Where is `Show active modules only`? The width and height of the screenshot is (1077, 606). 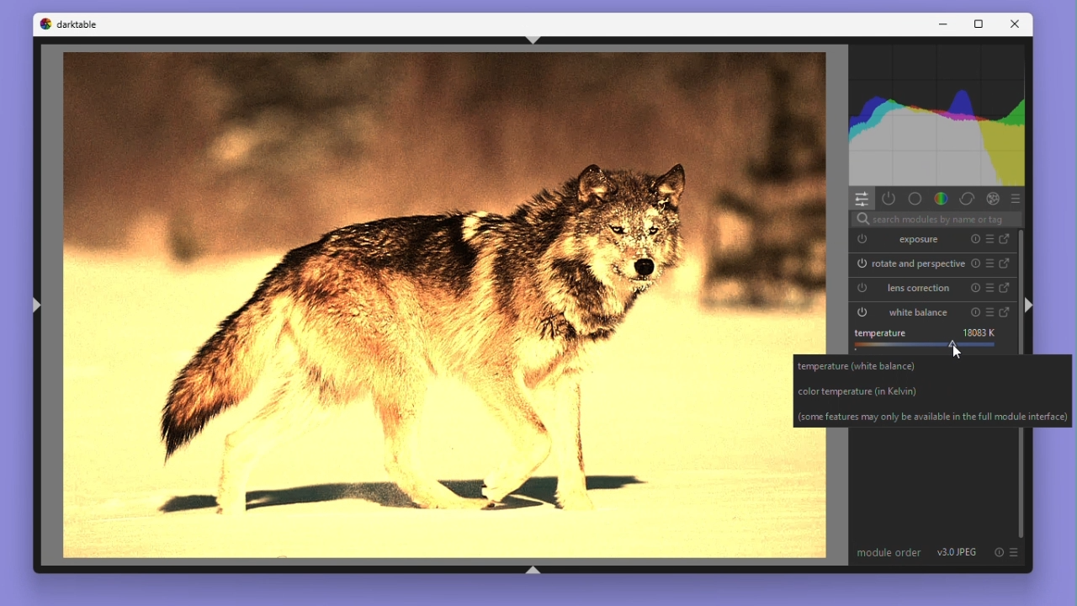 Show active modules only is located at coordinates (890, 198).